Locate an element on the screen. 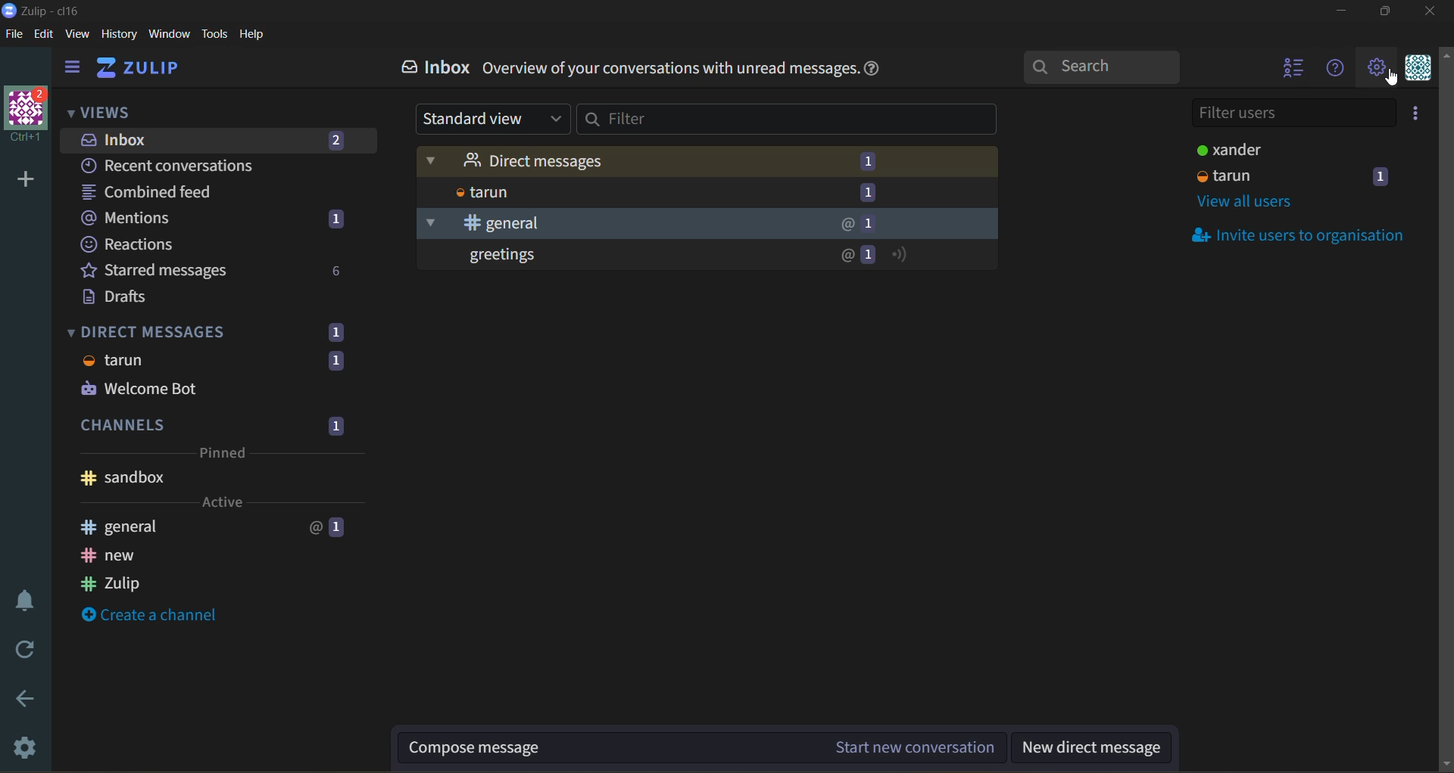 The width and height of the screenshot is (1454, 773). reactions is located at coordinates (207, 246).